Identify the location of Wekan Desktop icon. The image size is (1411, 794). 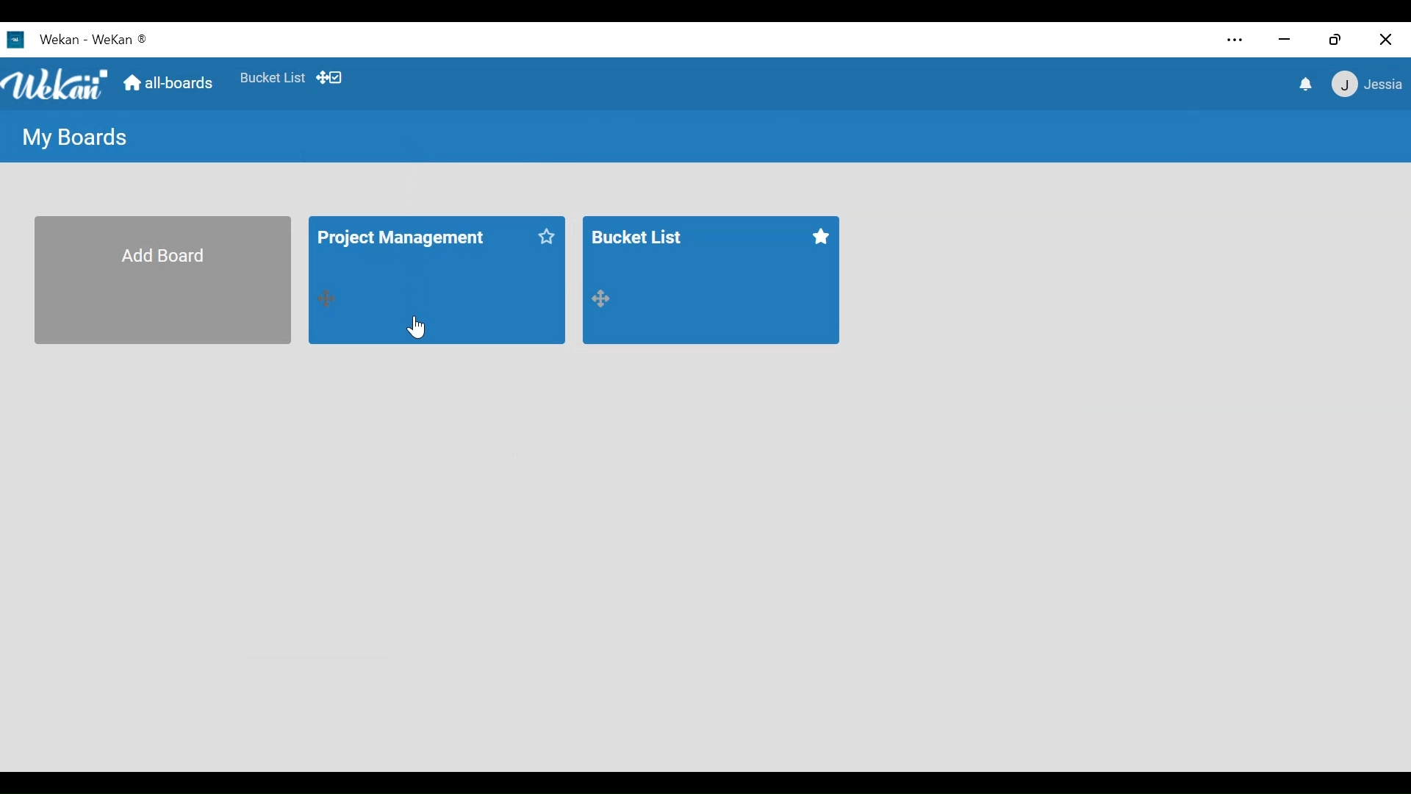
(43, 39).